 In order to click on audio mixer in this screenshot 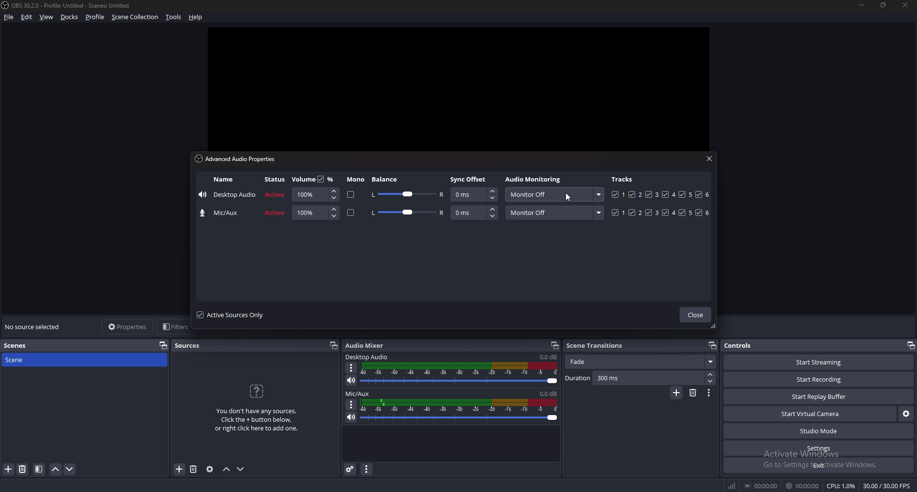, I will do `click(368, 346)`.